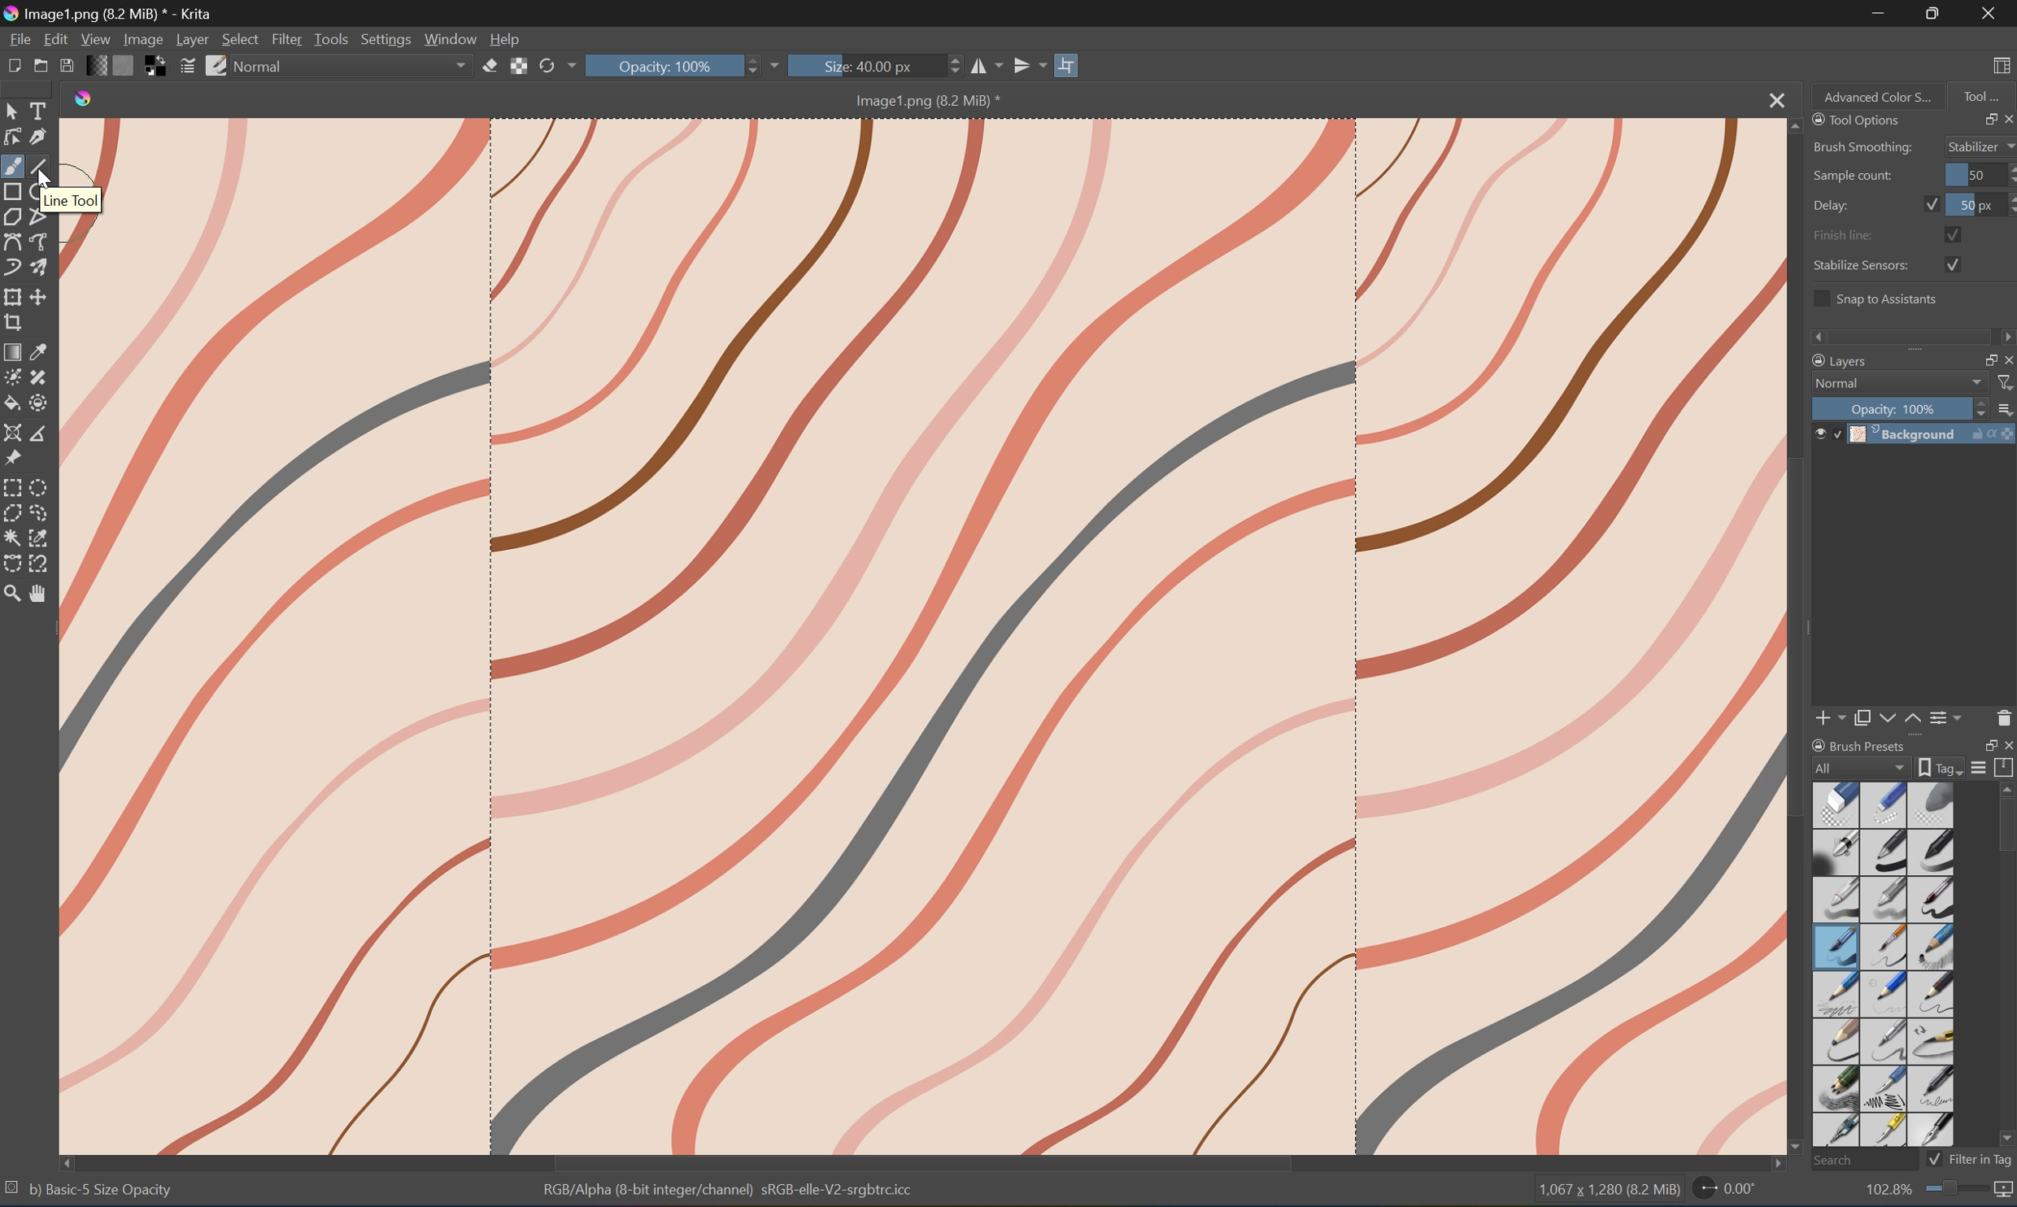  What do you see at coordinates (2005, 65) in the screenshot?
I see `Choose workspace` at bounding box center [2005, 65].